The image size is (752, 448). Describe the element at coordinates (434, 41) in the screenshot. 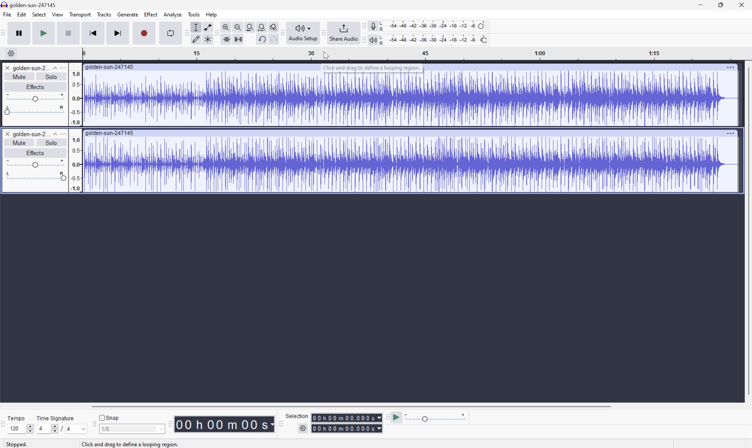

I see `Playback level: 100%` at that location.